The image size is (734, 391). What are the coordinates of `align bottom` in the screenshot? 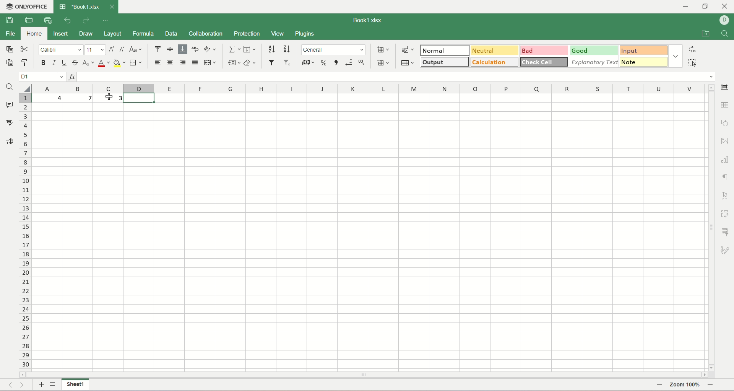 It's located at (183, 49).